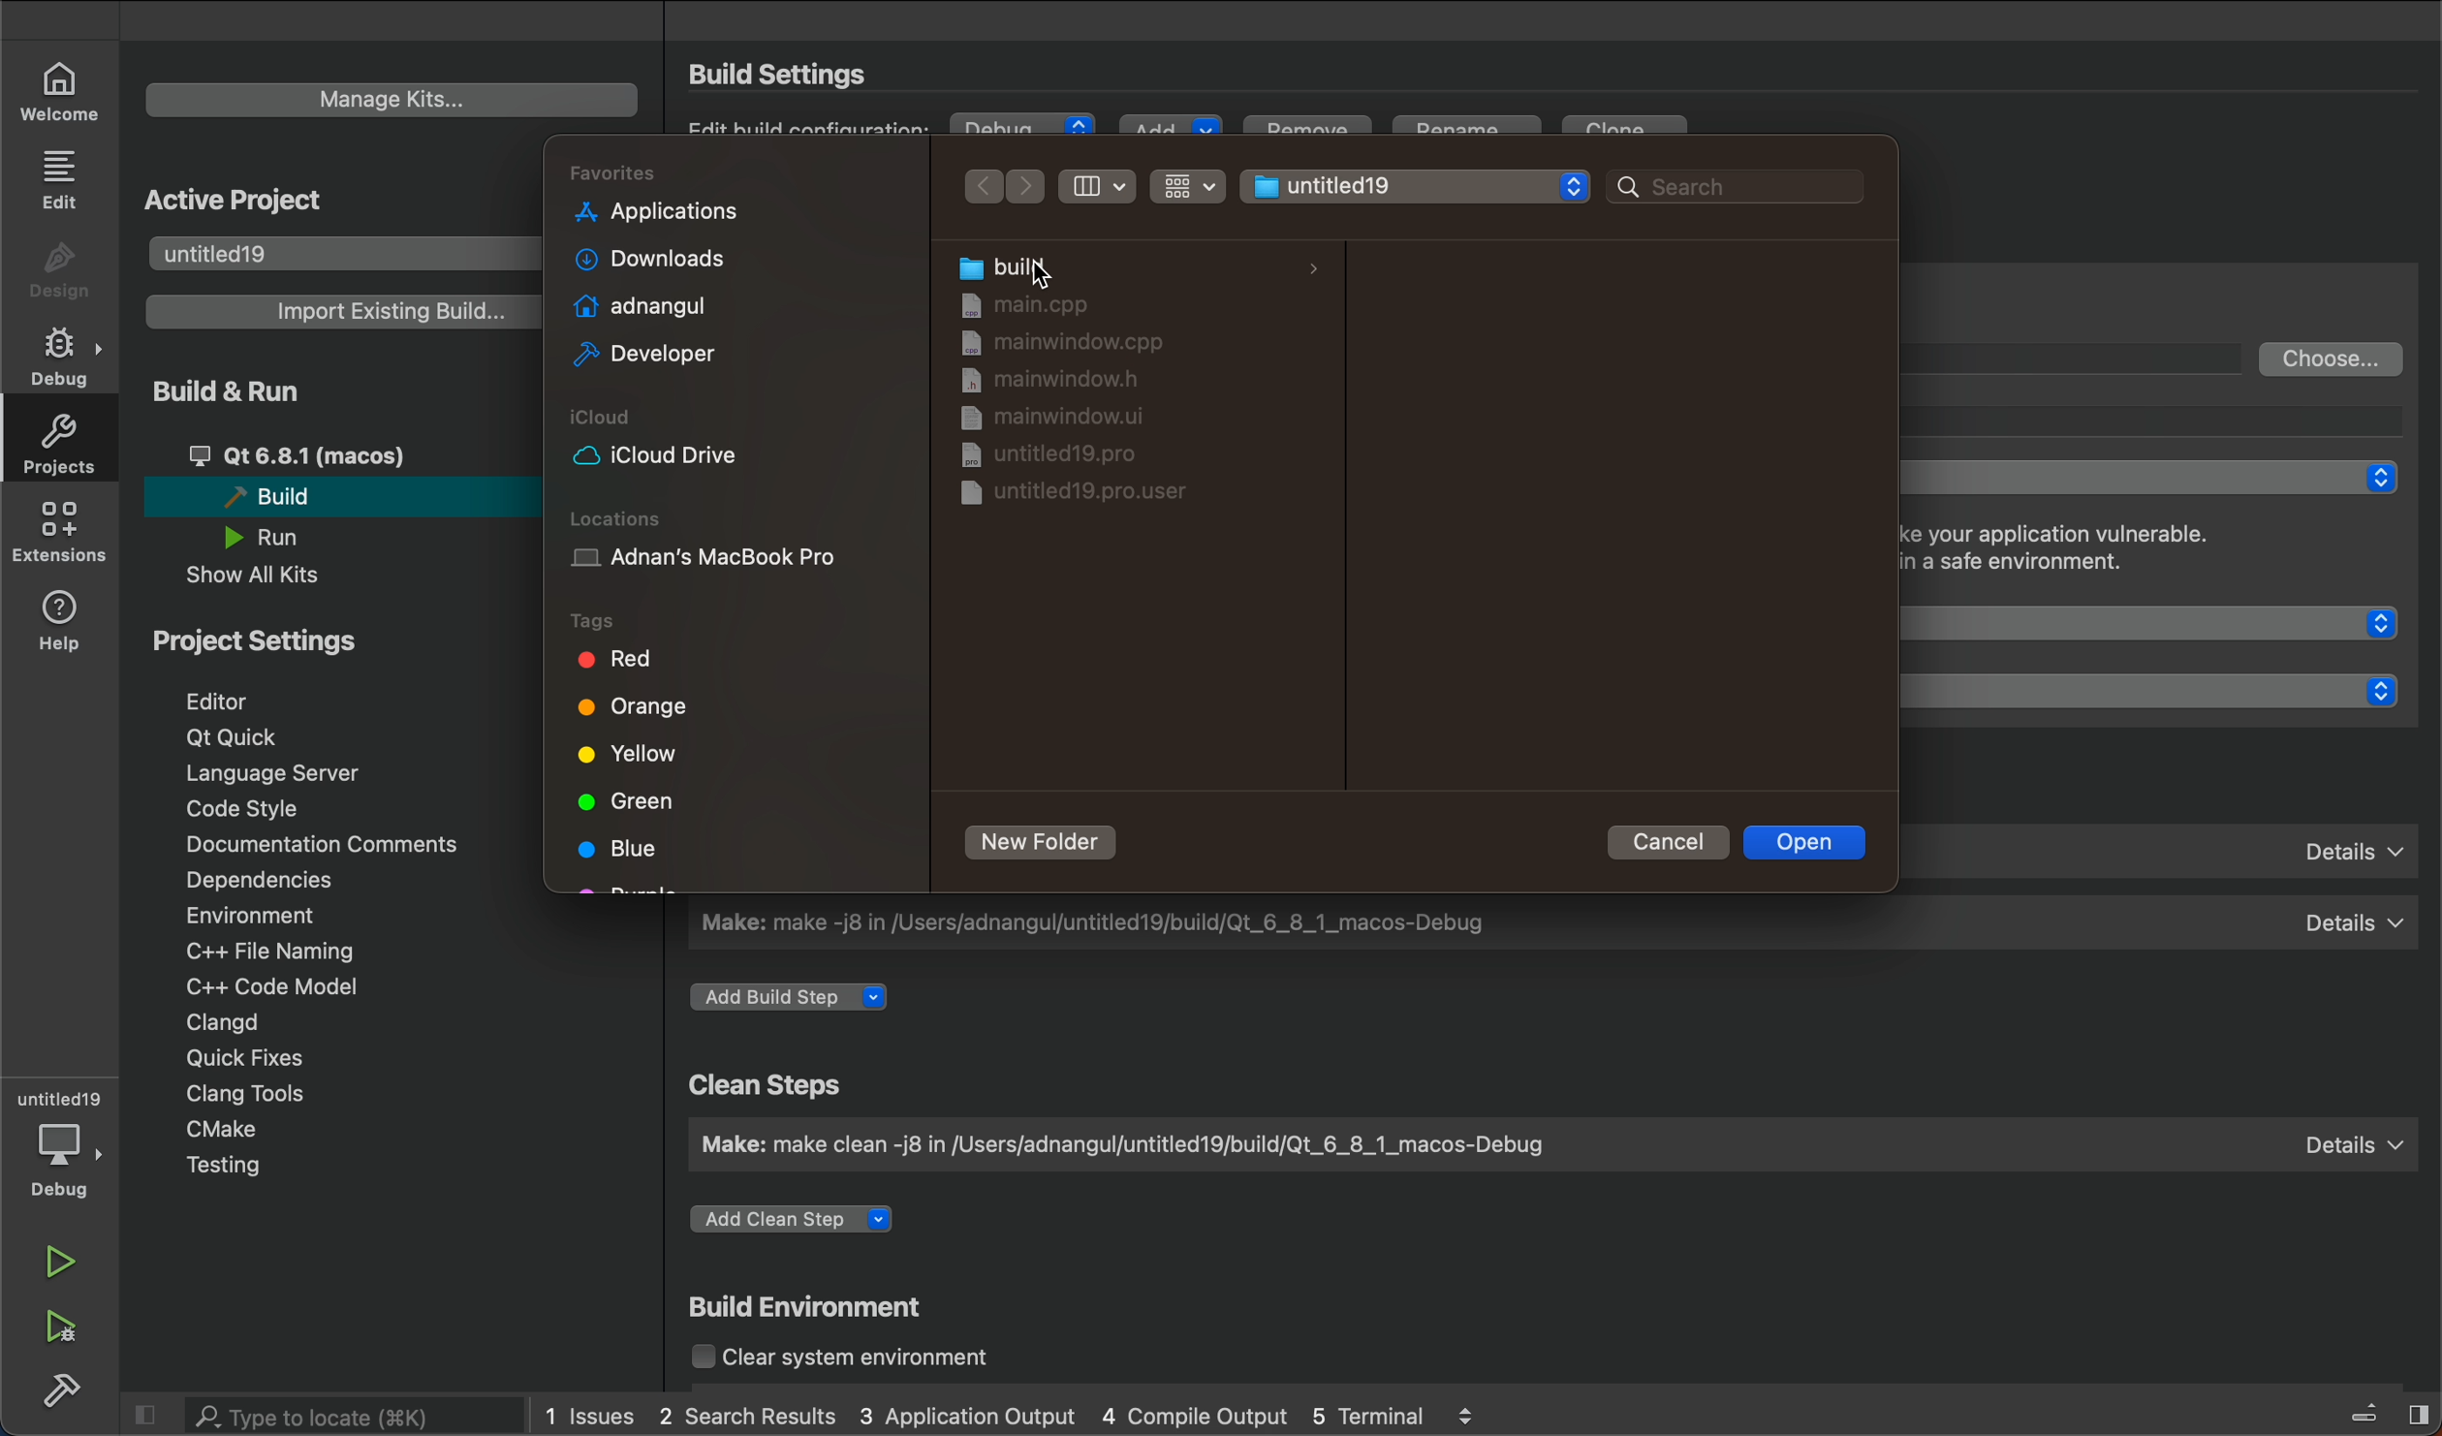  I want to click on import existing build, so click(336, 311).